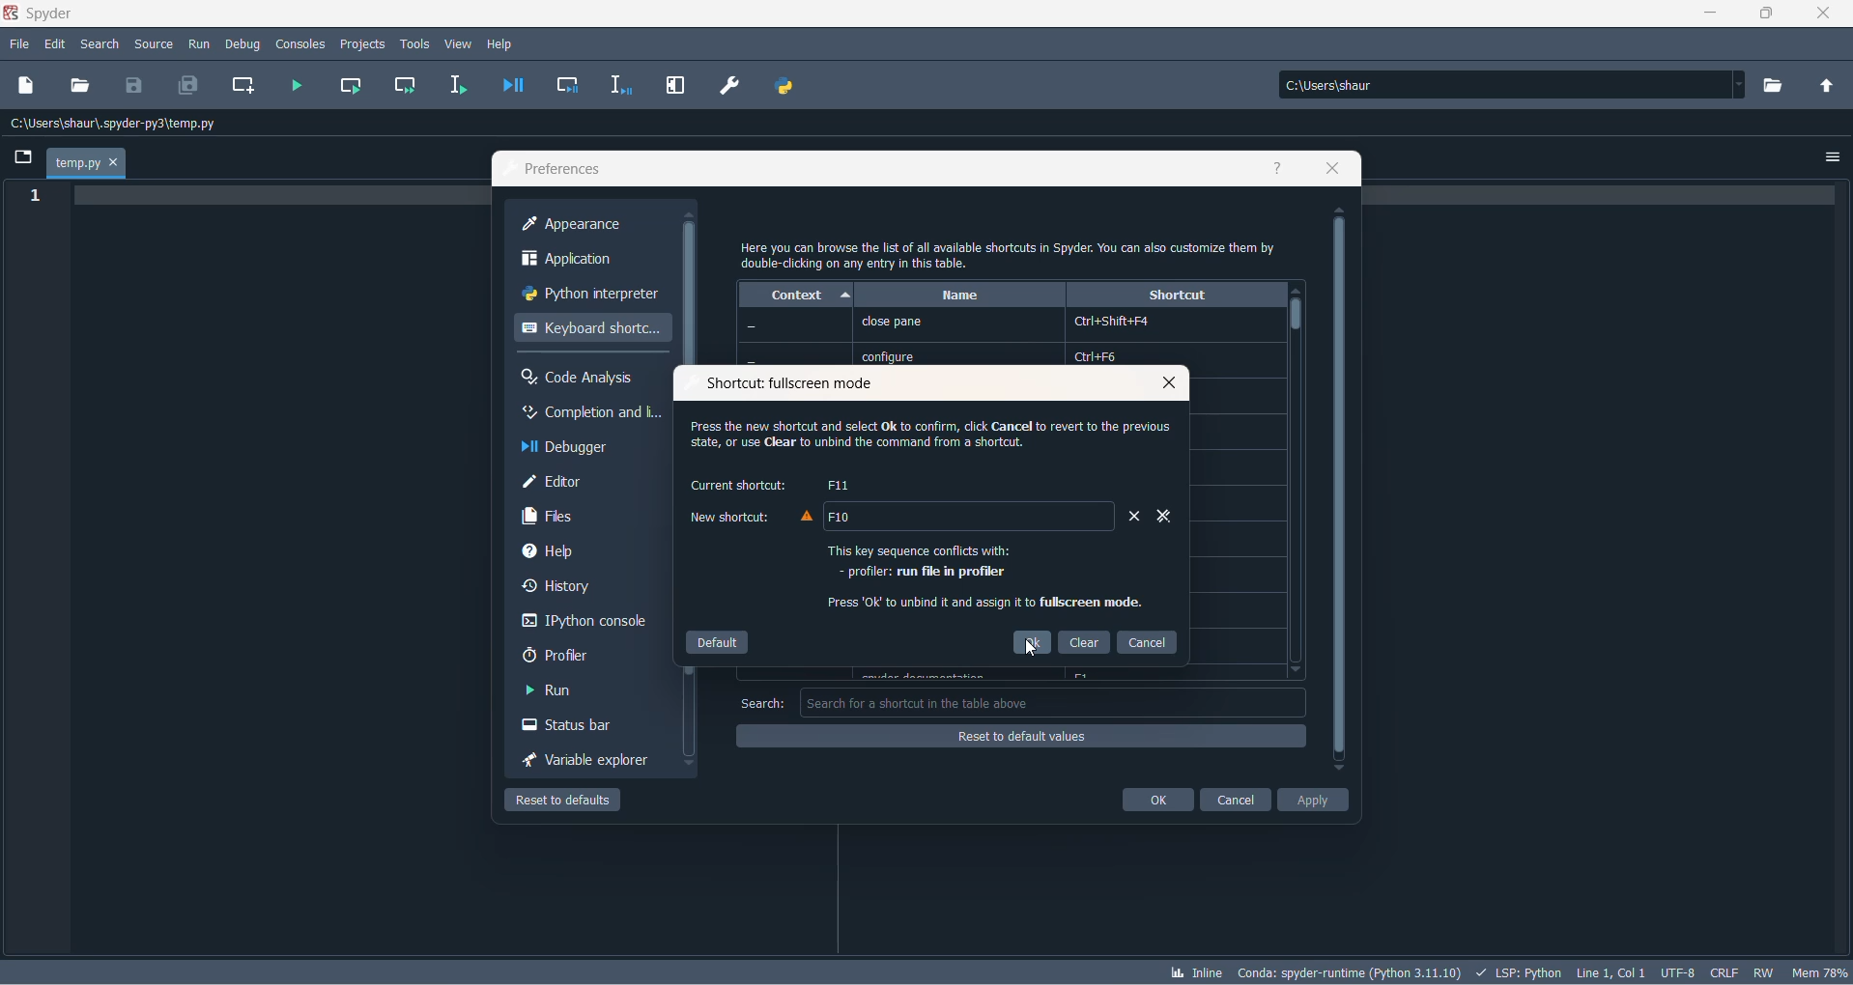 This screenshot has width=1853, height=985. I want to click on run selection, so click(455, 86).